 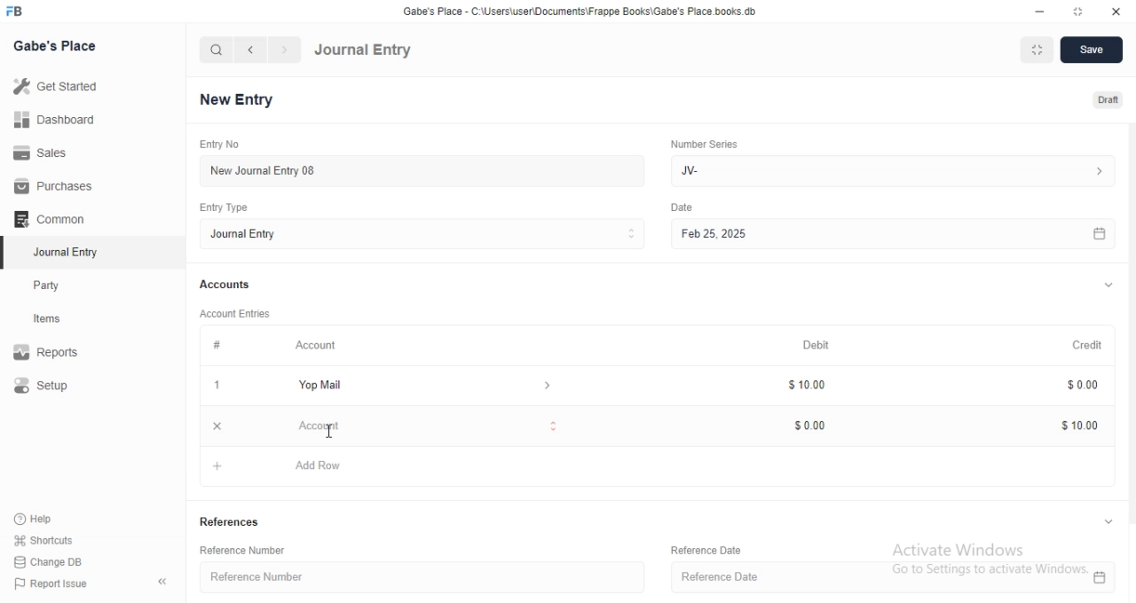 What do you see at coordinates (1102, 523) in the screenshot?
I see `expand/collapse` at bounding box center [1102, 523].